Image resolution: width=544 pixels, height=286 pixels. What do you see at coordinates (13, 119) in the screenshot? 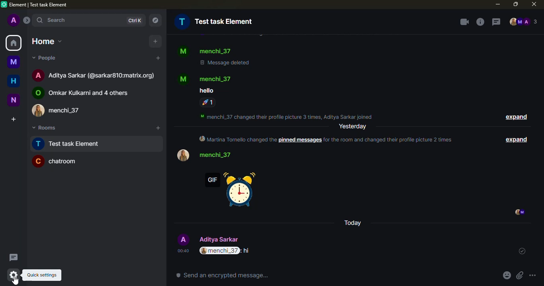
I see `create a space` at bounding box center [13, 119].